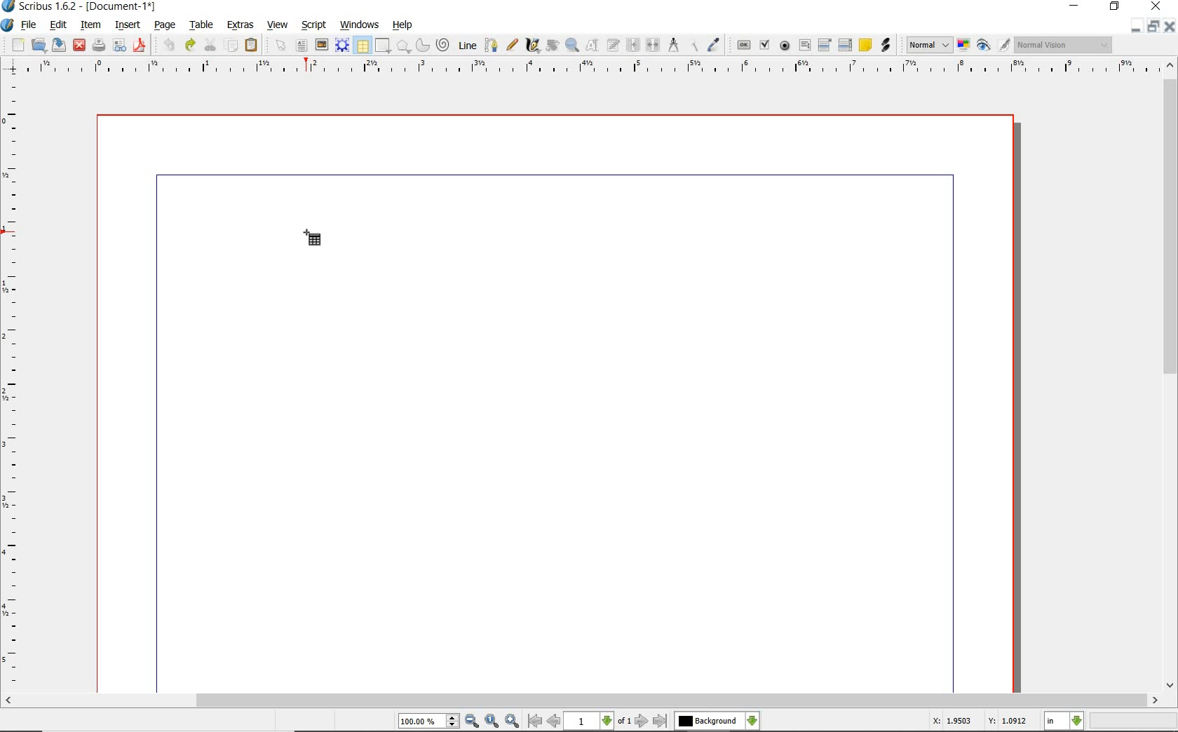  What do you see at coordinates (39, 46) in the screenshot?
I see `open` at bounding box center [39, 46].